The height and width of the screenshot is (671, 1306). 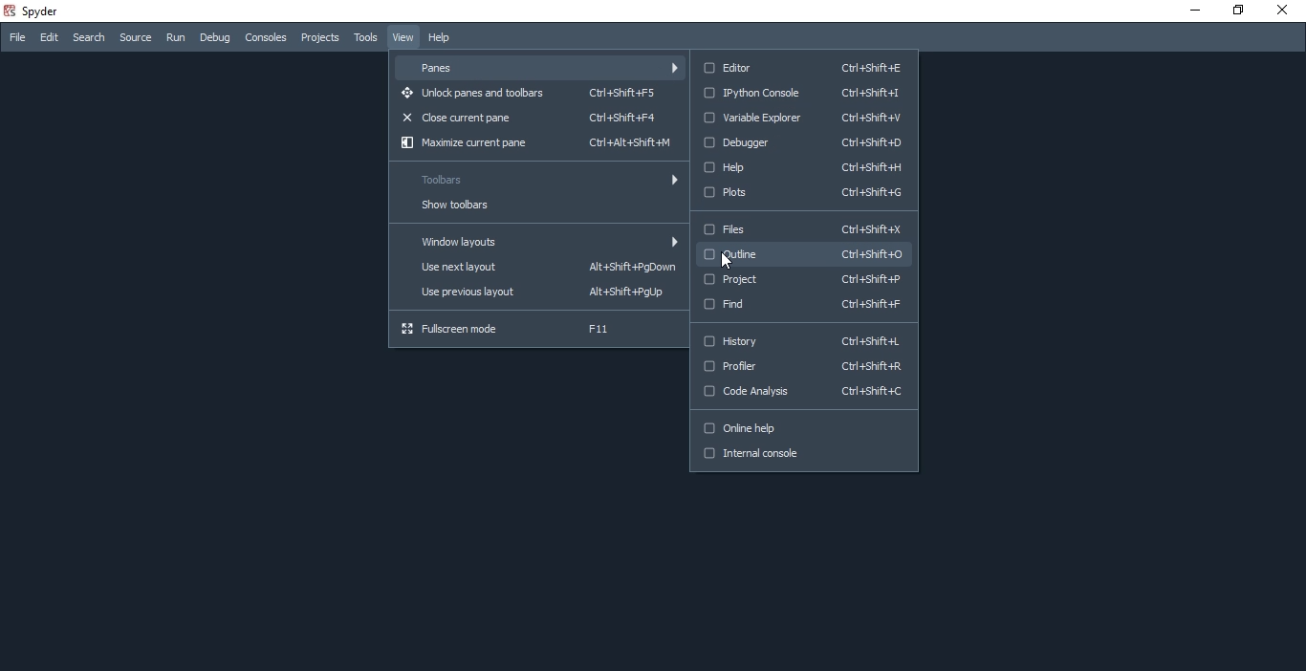 What do you see at coordinates (365, 38) in the screenshot?
I see `Tools` at bounding box center [365, 38].